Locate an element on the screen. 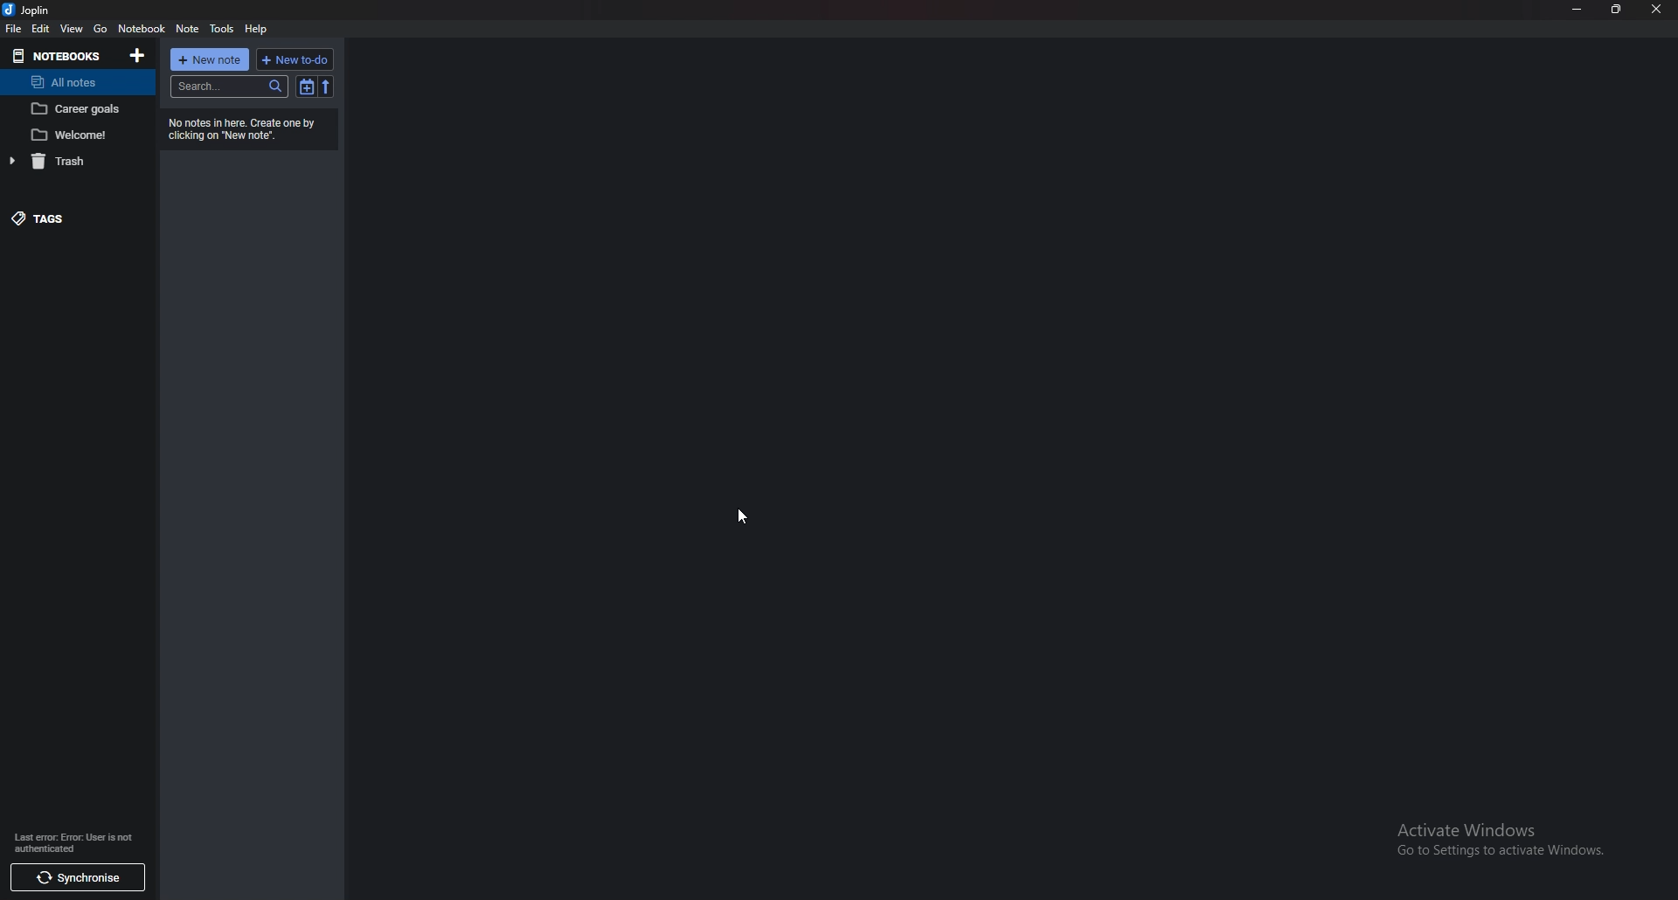  edit is located at coordinates (41, 29).